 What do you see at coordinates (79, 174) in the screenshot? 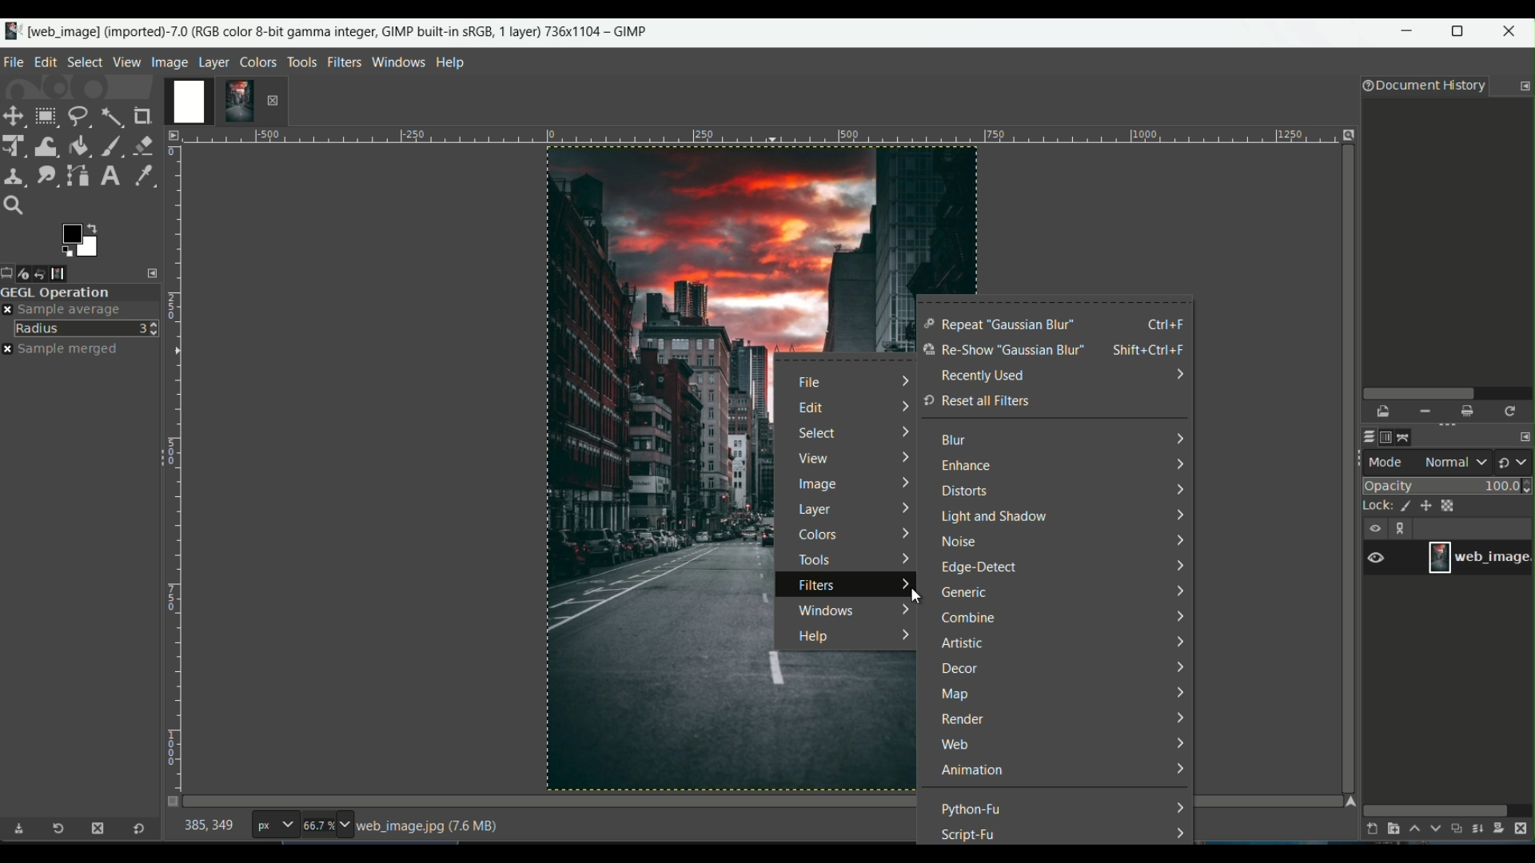
I see `path tool` at bounding box center [79, 174].